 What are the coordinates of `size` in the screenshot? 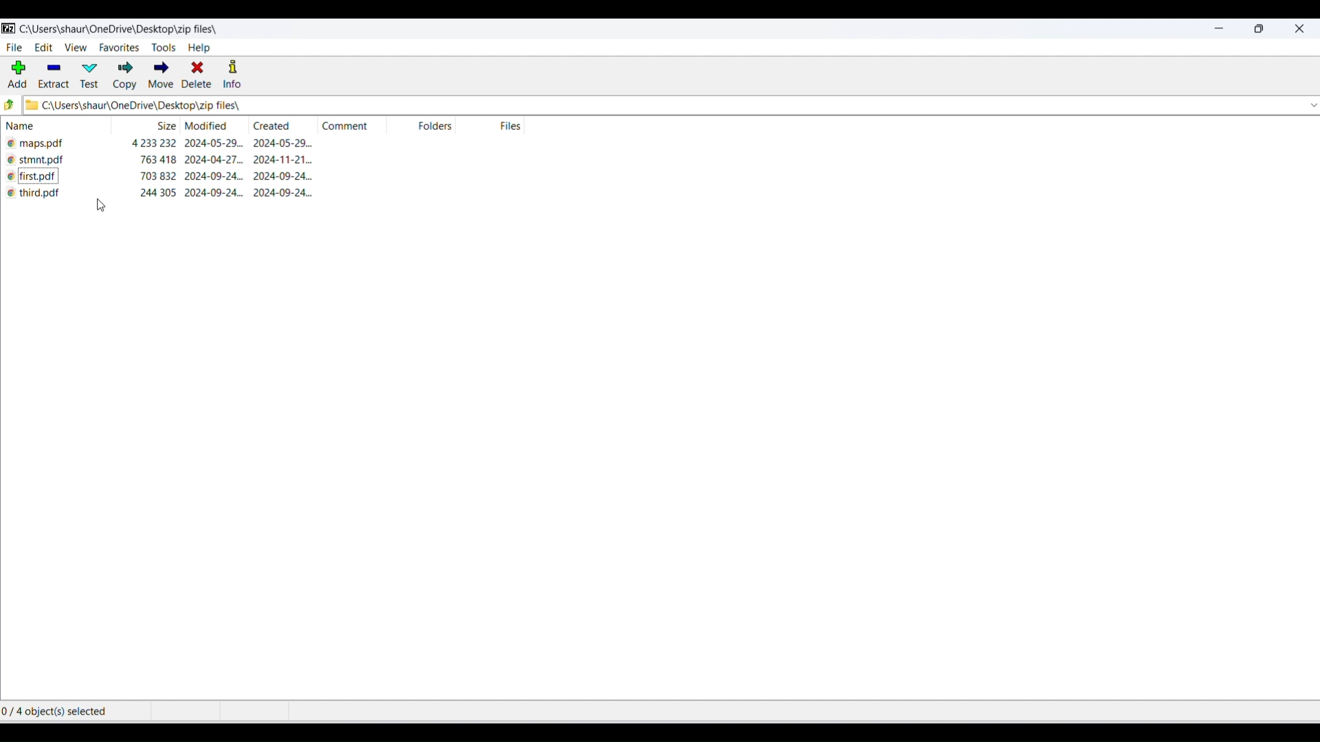 It's located at (163, 126).